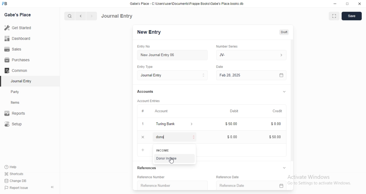 The image size is (366, 194). Describe the element at coordinates (335, 16) in the screenshot. I see `full screen` at that location.